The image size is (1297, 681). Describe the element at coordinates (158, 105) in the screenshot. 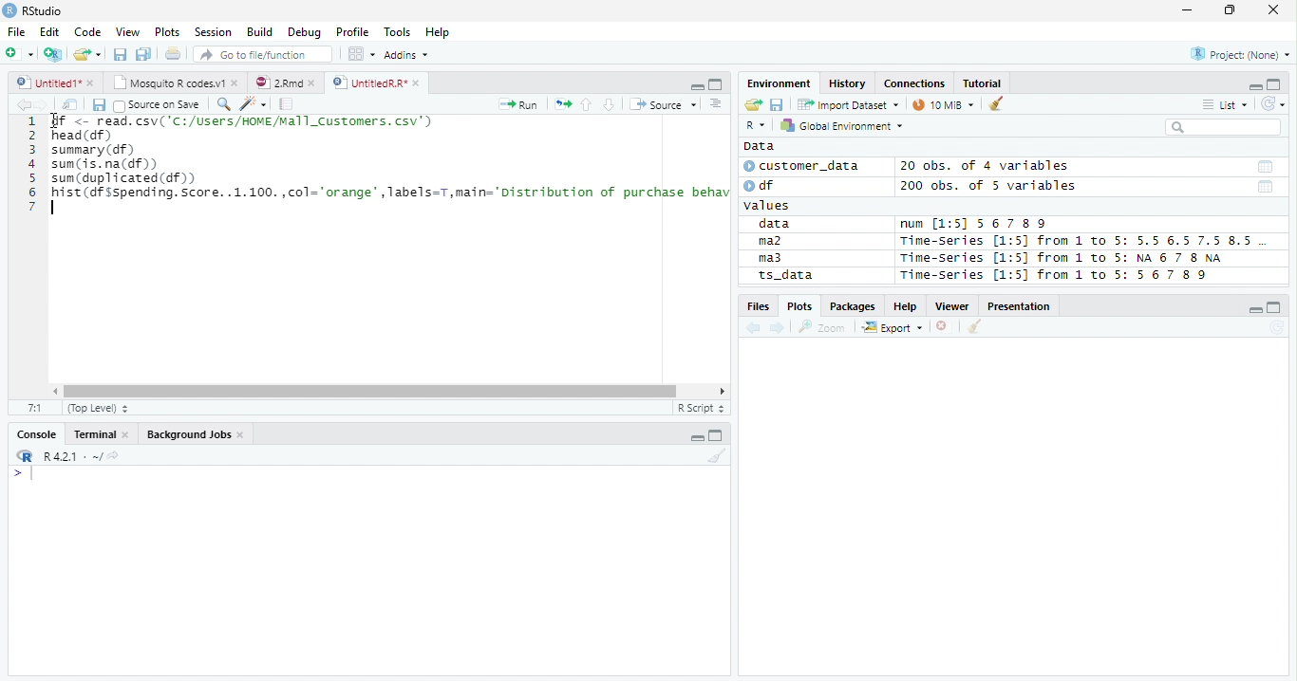

I see `Source on save` at that location.